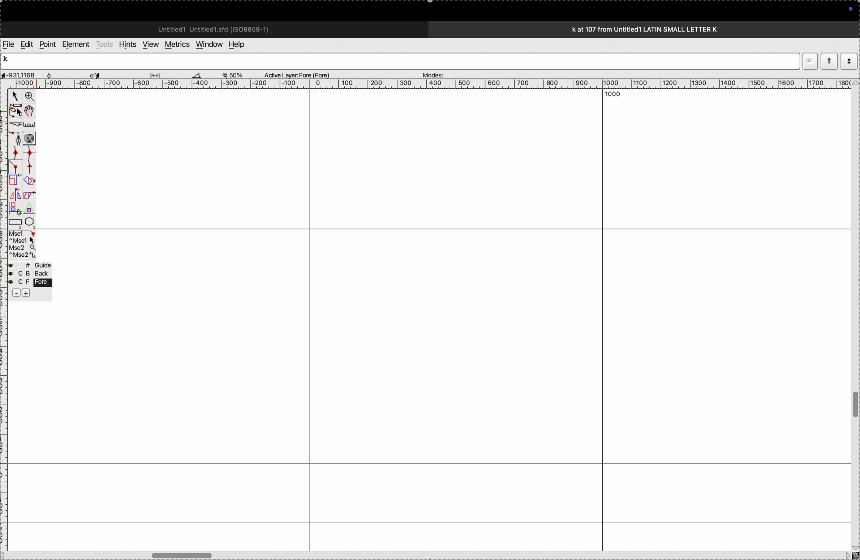 This screenshot has width=860, height=560. Describe the element at coordinates (34, 280) in the screenshot. I see `Guide` at that location.